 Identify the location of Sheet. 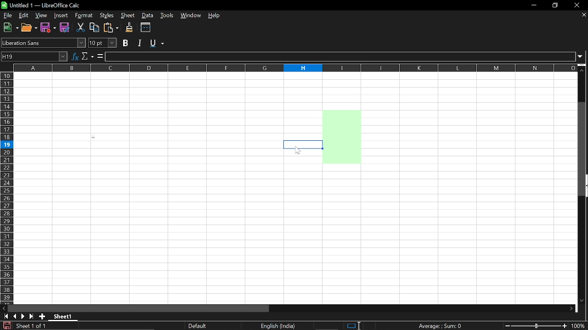
(127, 16).